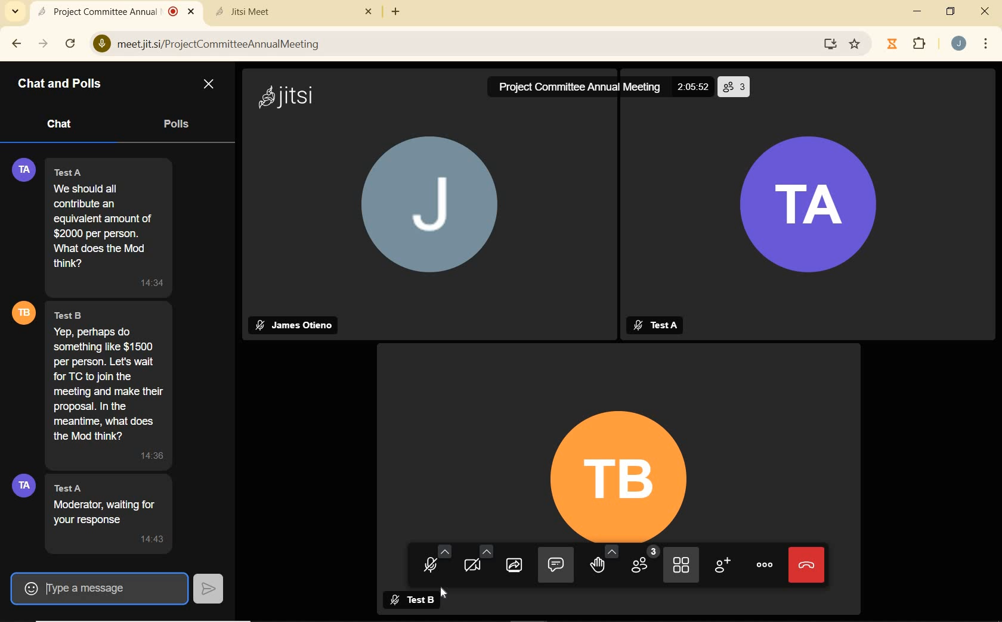  Describe the element at coordinates (517, 564) in the screenshot. I see `start screen sharing` at that location.